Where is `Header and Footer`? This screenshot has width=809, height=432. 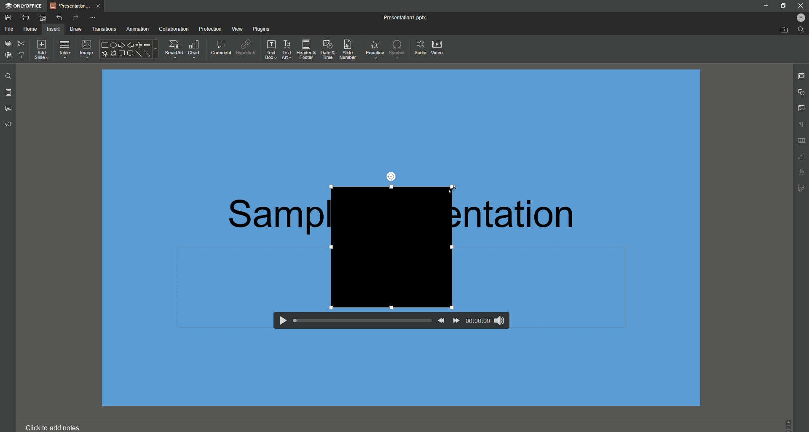
Header and Footer is located at coordinates (306, 49).